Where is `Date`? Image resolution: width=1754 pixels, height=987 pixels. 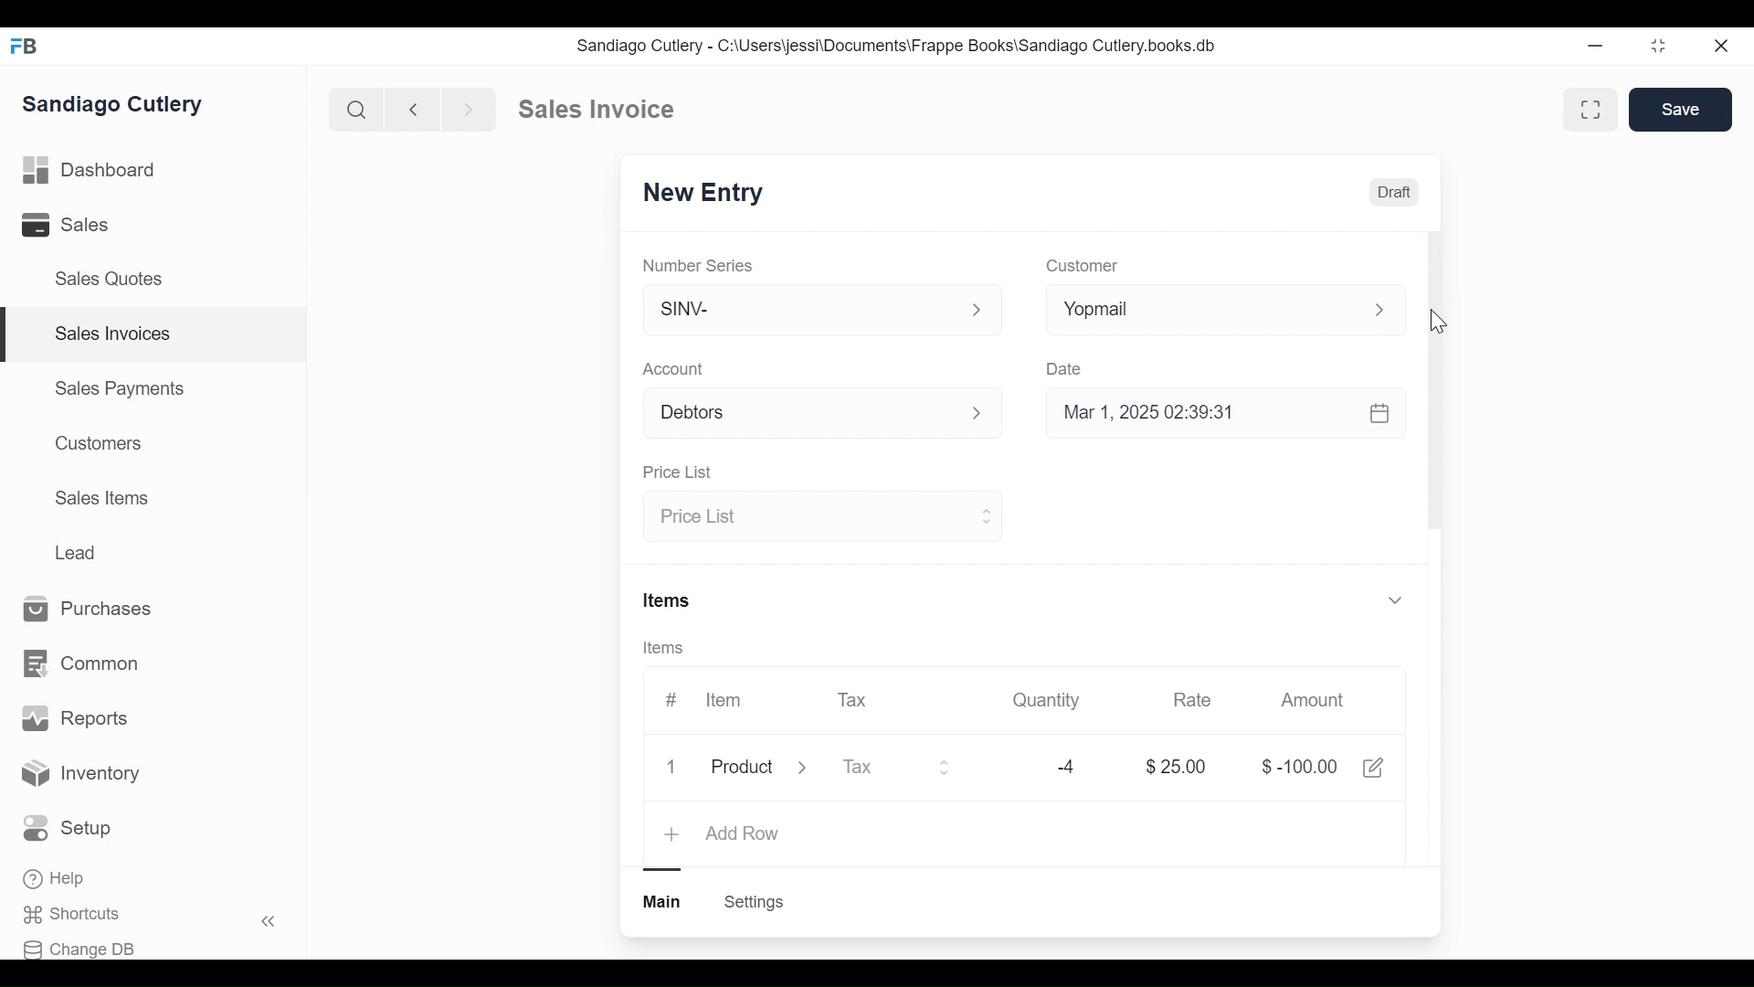 Date is located at coordinates (1064, 369).